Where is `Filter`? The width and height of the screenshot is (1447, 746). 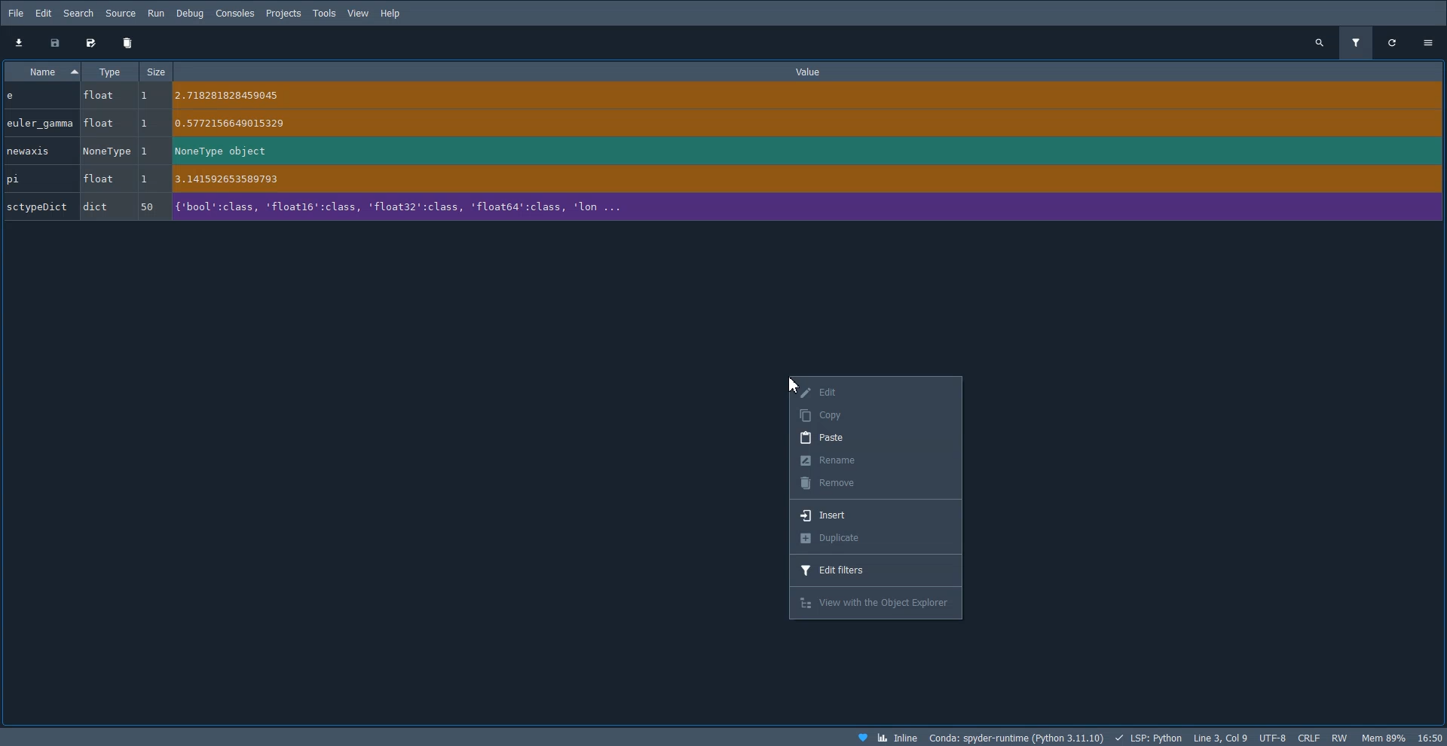 Filter is located at coordinates (1357, 41).